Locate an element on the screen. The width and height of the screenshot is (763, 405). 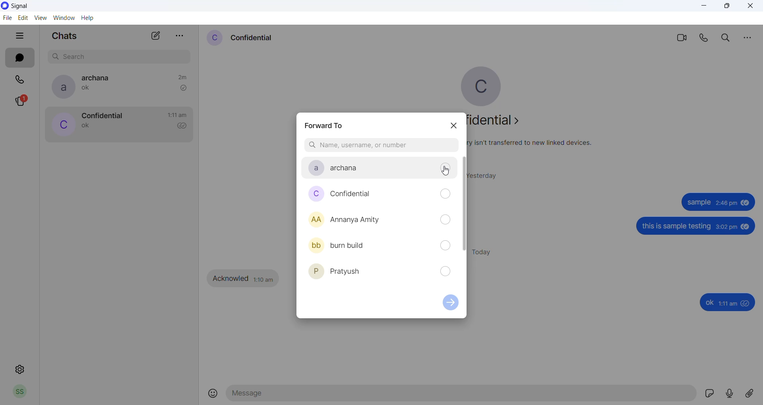
3:02 pm is located at coordinates (726, 228).